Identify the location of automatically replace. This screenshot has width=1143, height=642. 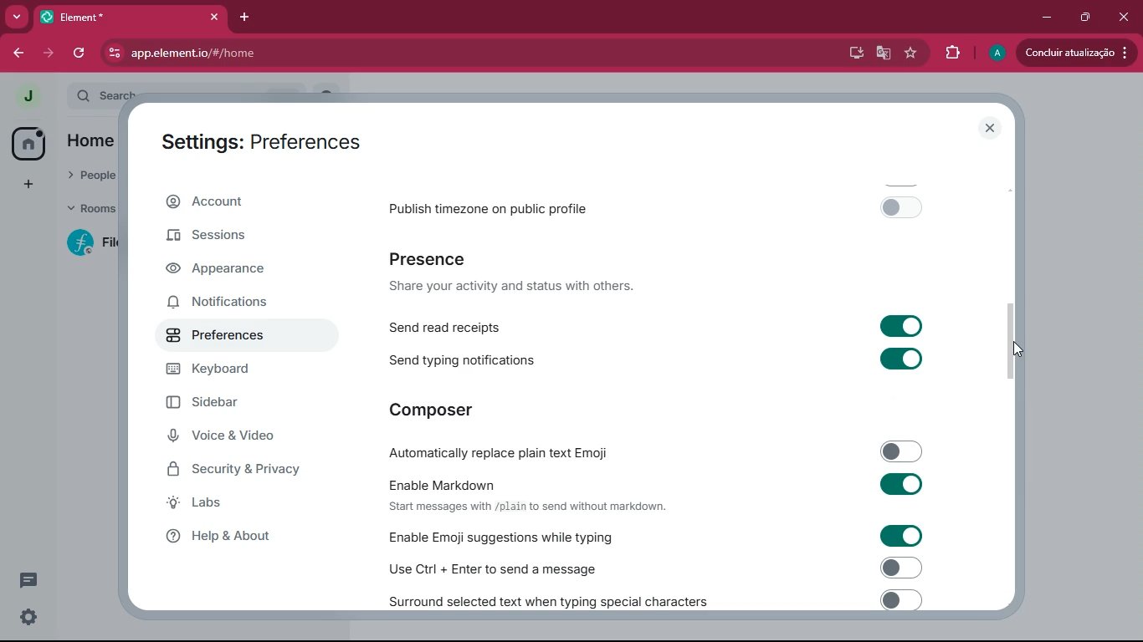
(656, 449).